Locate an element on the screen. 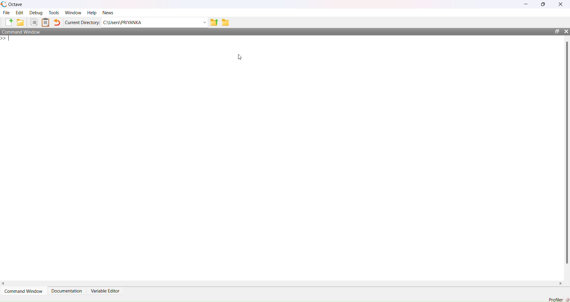  Enter directory name is located at coordinates (205, 23).